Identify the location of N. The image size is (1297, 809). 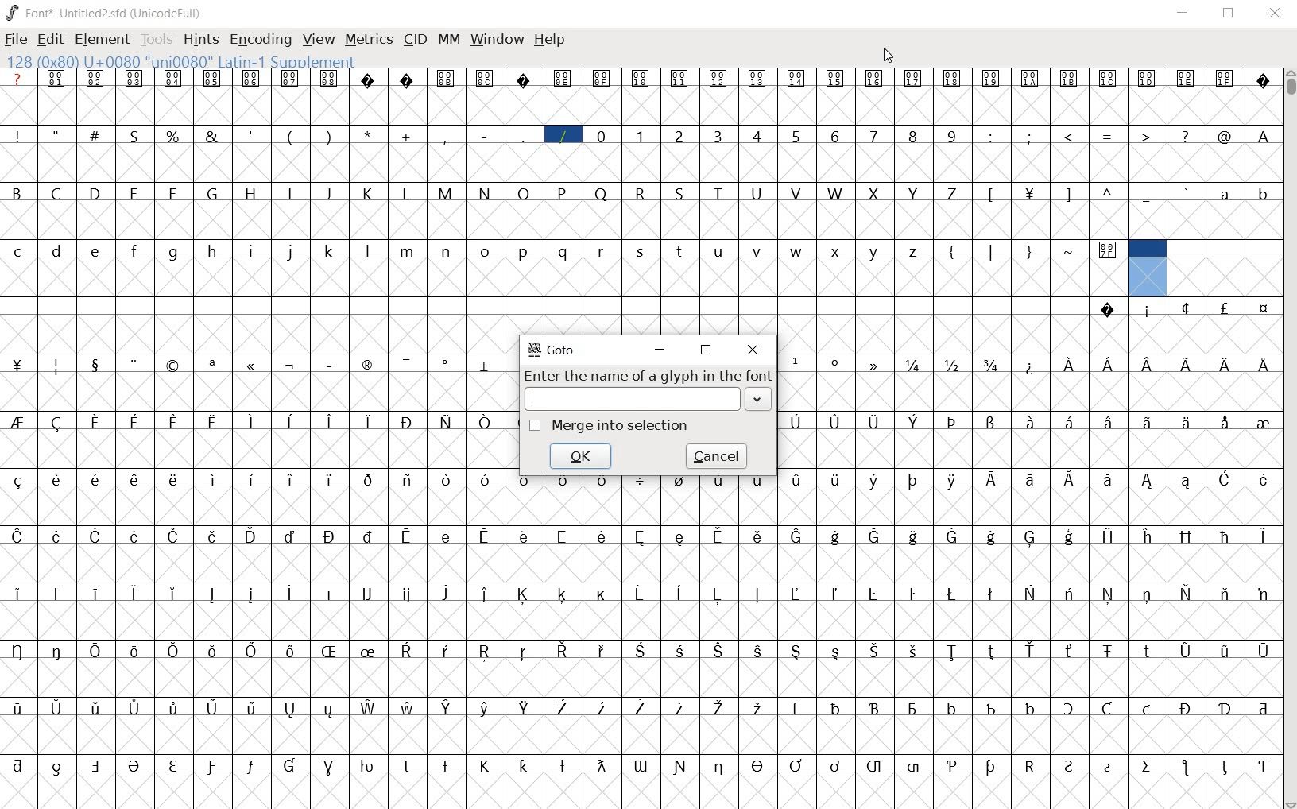
(487, 193).